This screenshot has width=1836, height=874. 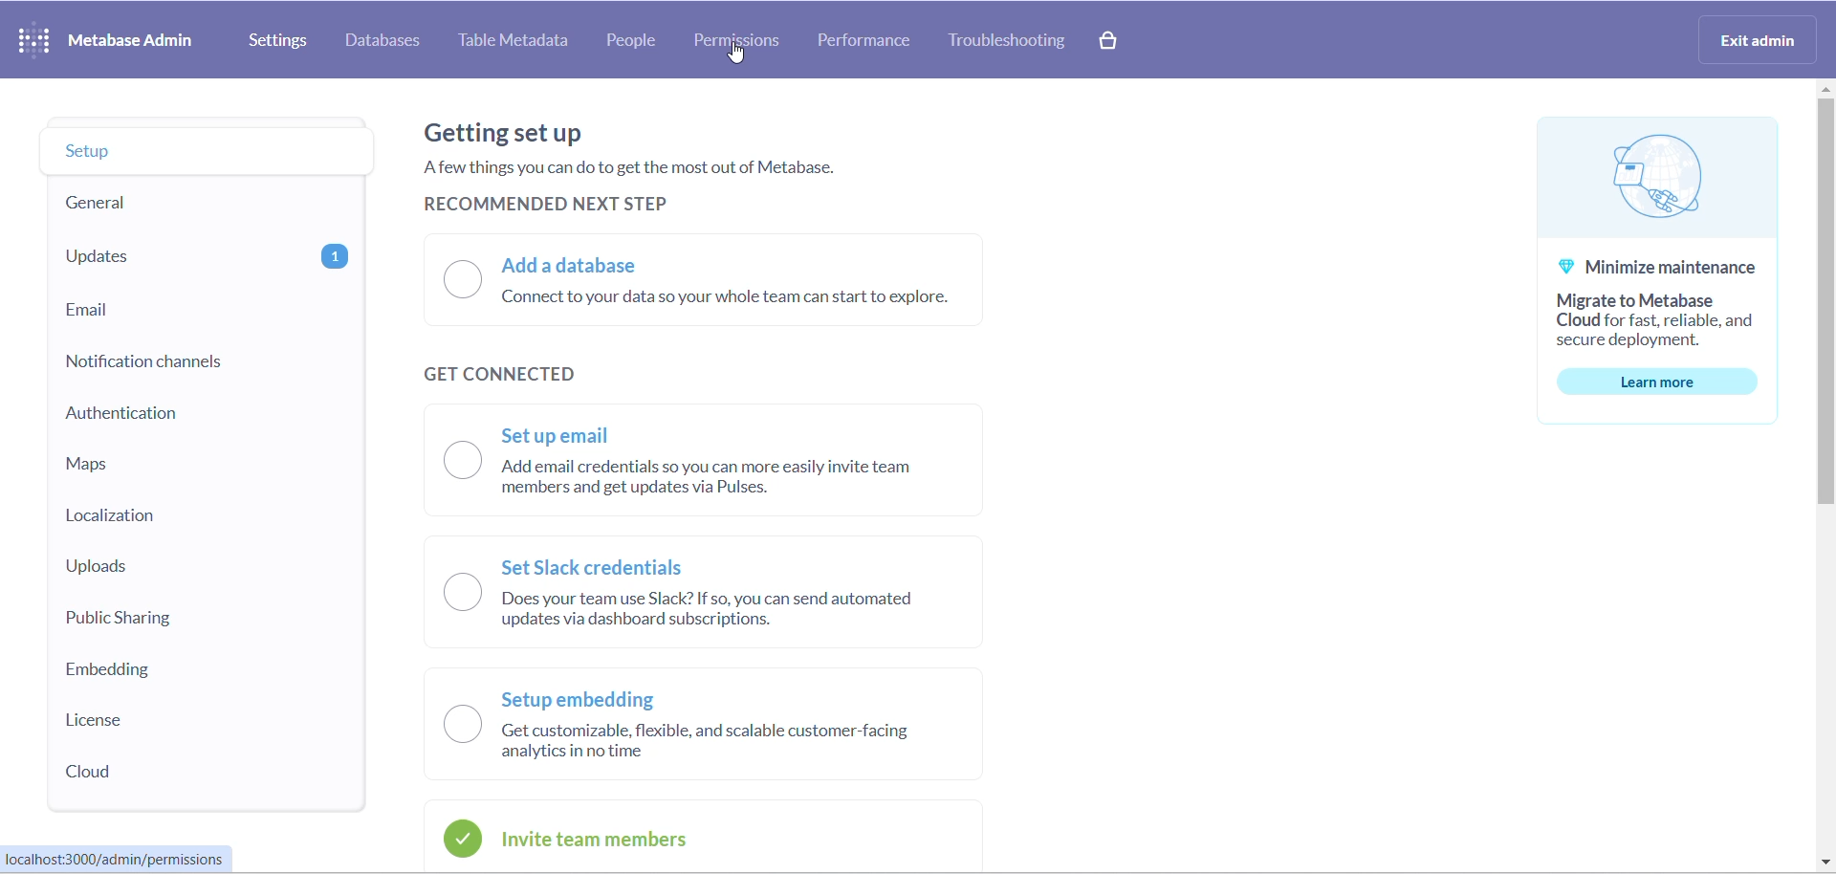 I want to click on permission, so click(x=737, y=39).